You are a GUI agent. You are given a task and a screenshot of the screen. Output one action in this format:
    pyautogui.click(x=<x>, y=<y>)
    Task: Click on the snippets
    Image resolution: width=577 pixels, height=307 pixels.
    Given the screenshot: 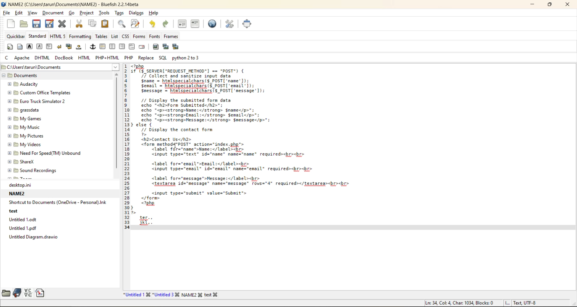 What is the action you would take?
    pyautogui.click(x=40, y=292)
    